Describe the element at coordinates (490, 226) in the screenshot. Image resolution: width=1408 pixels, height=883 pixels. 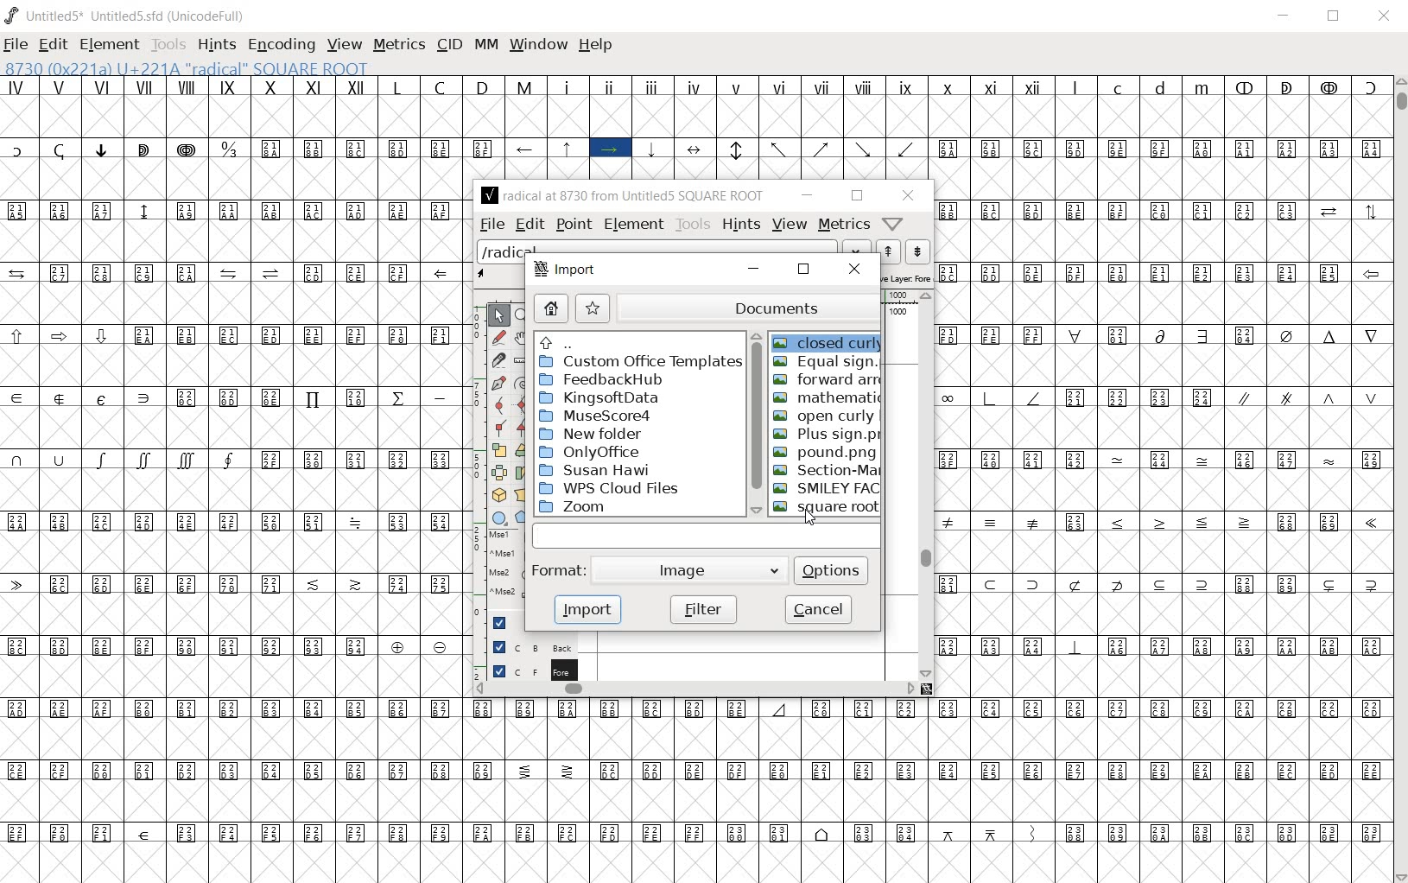
I see `file` at that location.